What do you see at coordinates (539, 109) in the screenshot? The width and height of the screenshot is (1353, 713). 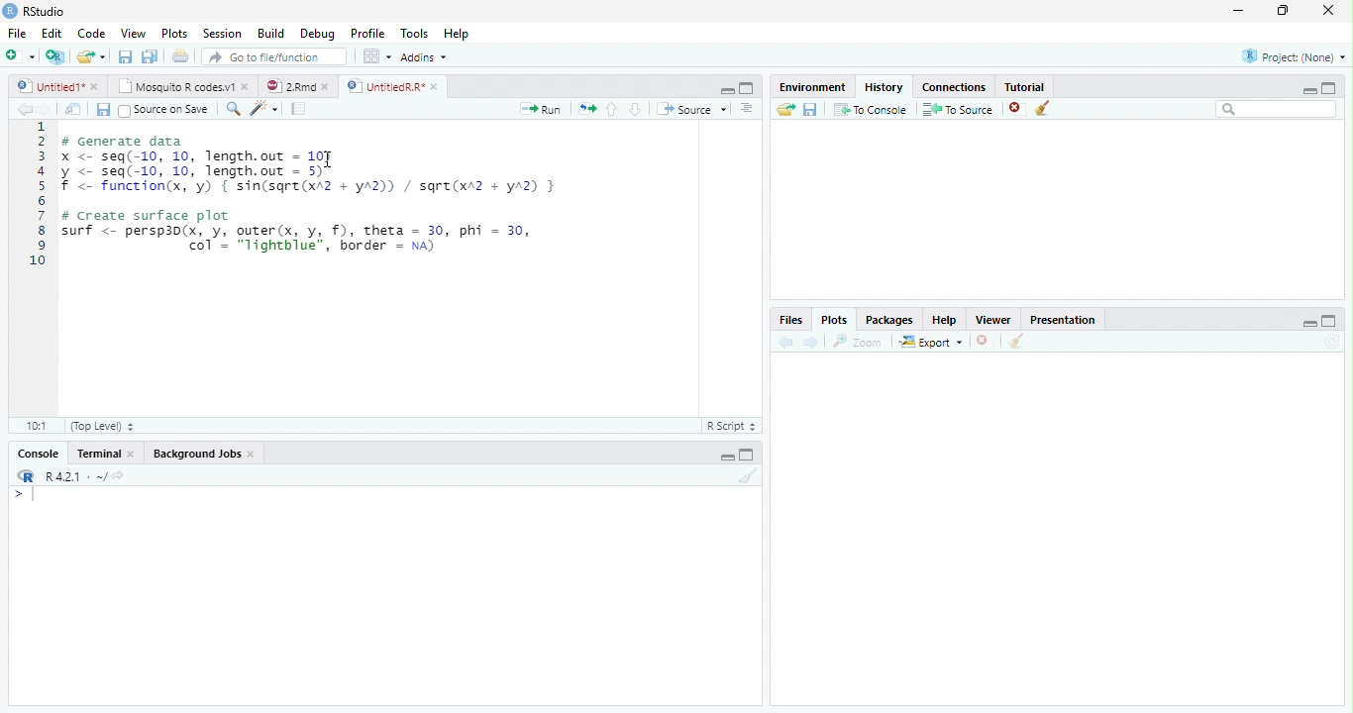 I see `Run` at bounding box center [539, 109].